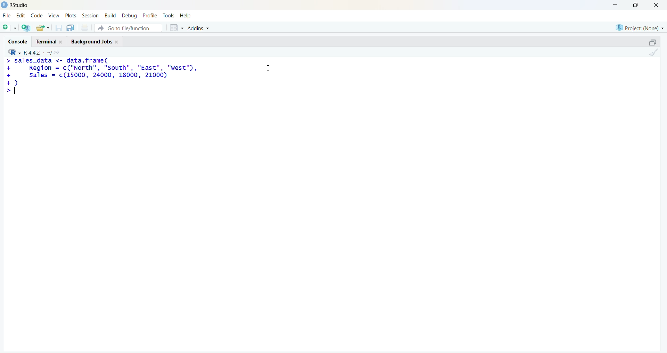 This screenshot has width=667, height=353. Describe the element at coordinates (16, 40) in the screenshot. I see `Console` at that location.